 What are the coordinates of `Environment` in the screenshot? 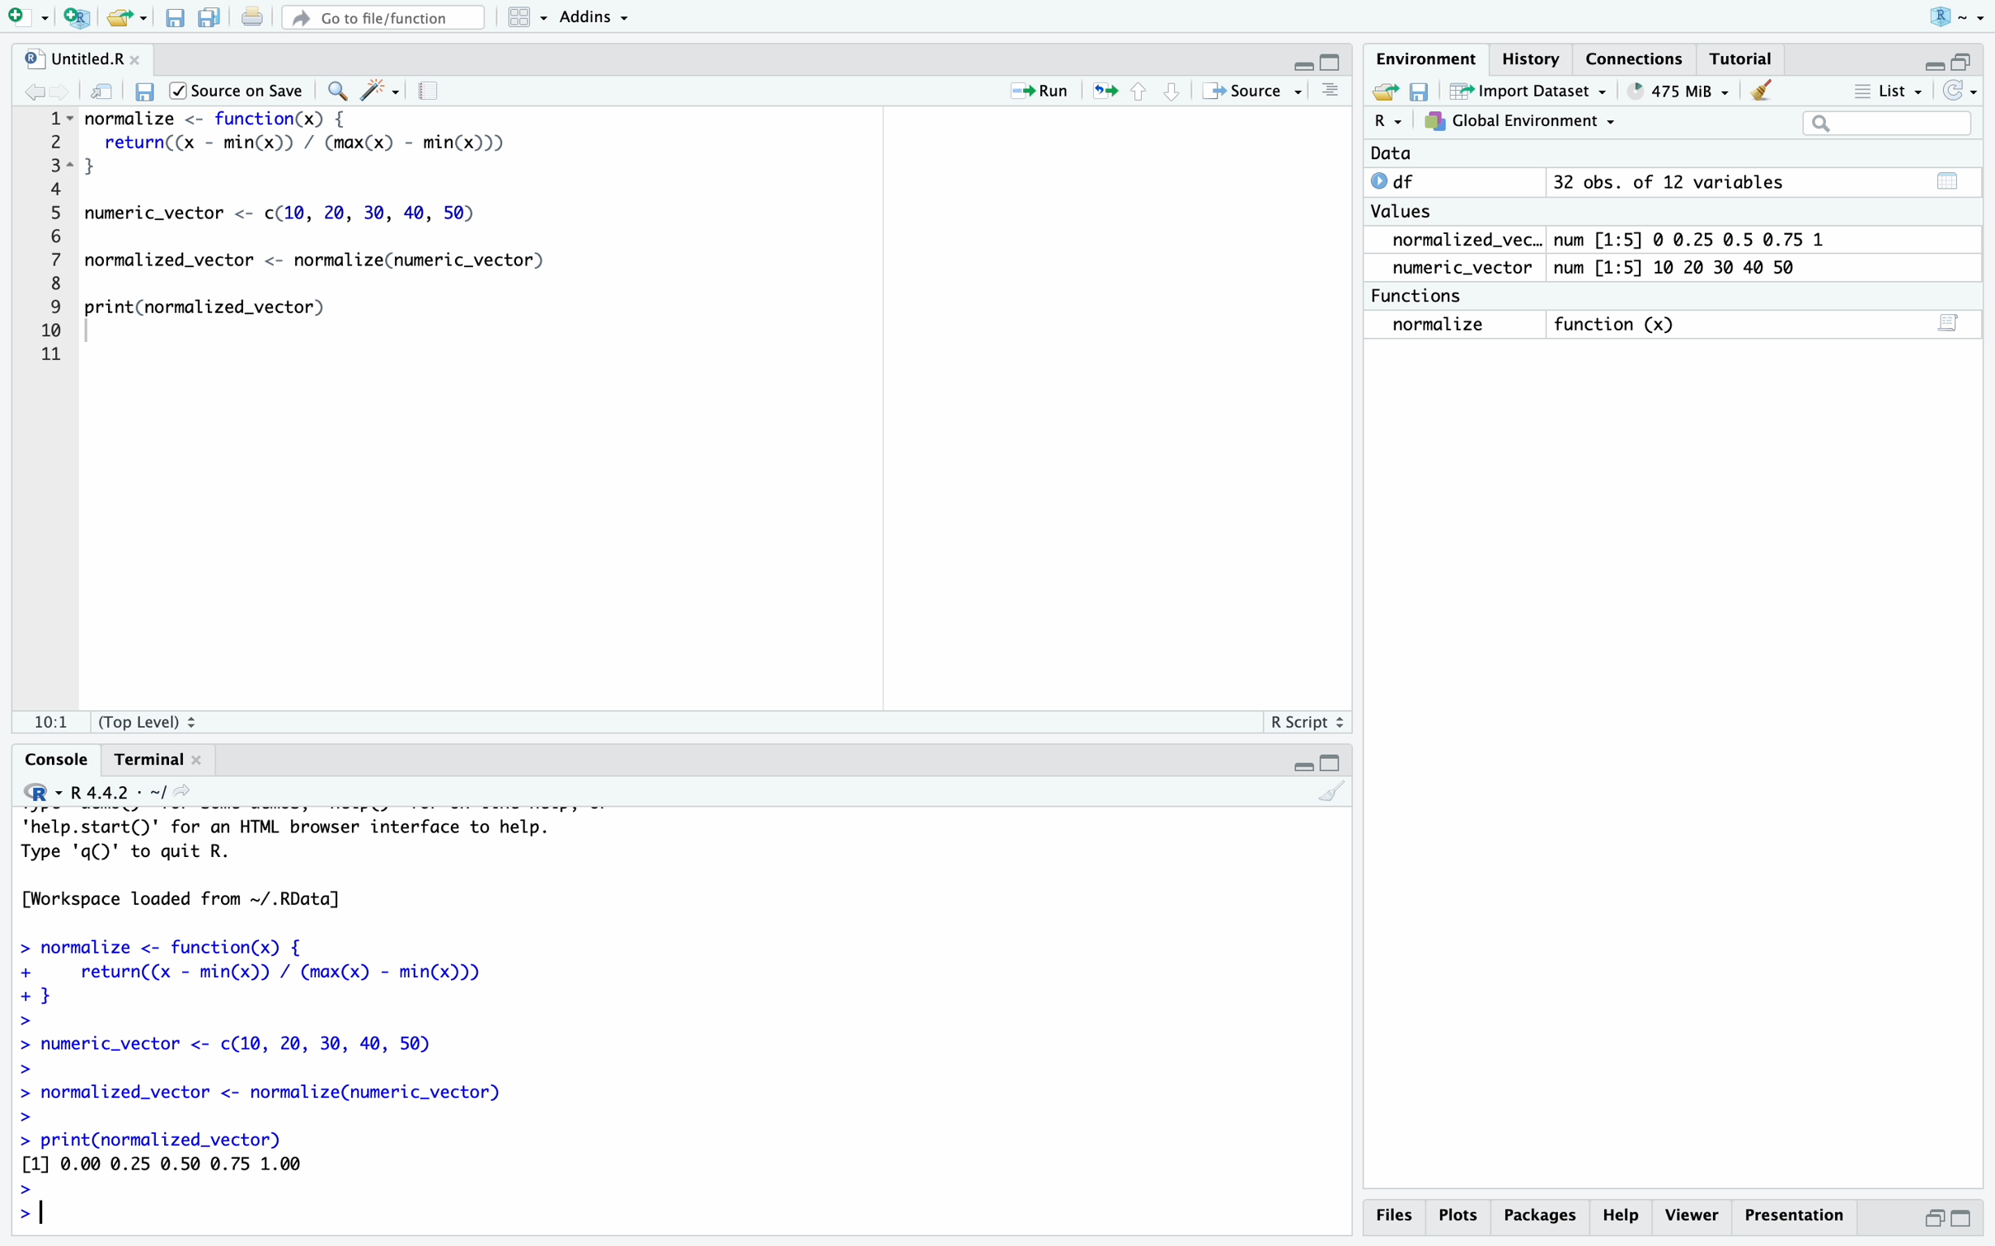 It's located at (1429, 58).